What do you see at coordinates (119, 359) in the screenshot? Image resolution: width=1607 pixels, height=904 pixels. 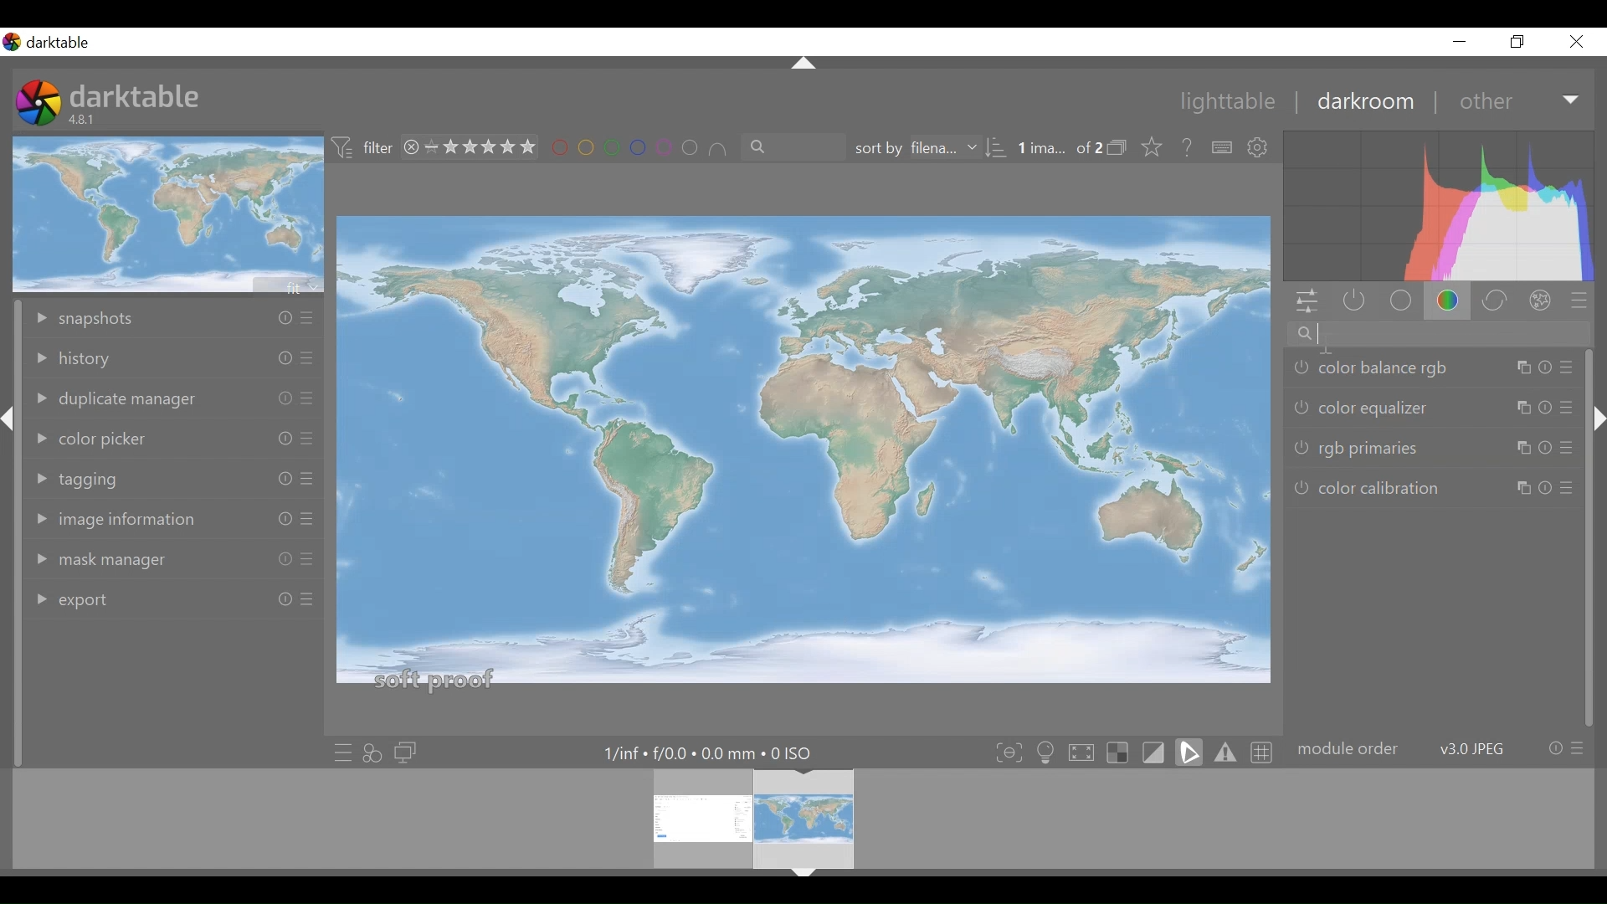 I see `history` at bounding box center [119, 359].